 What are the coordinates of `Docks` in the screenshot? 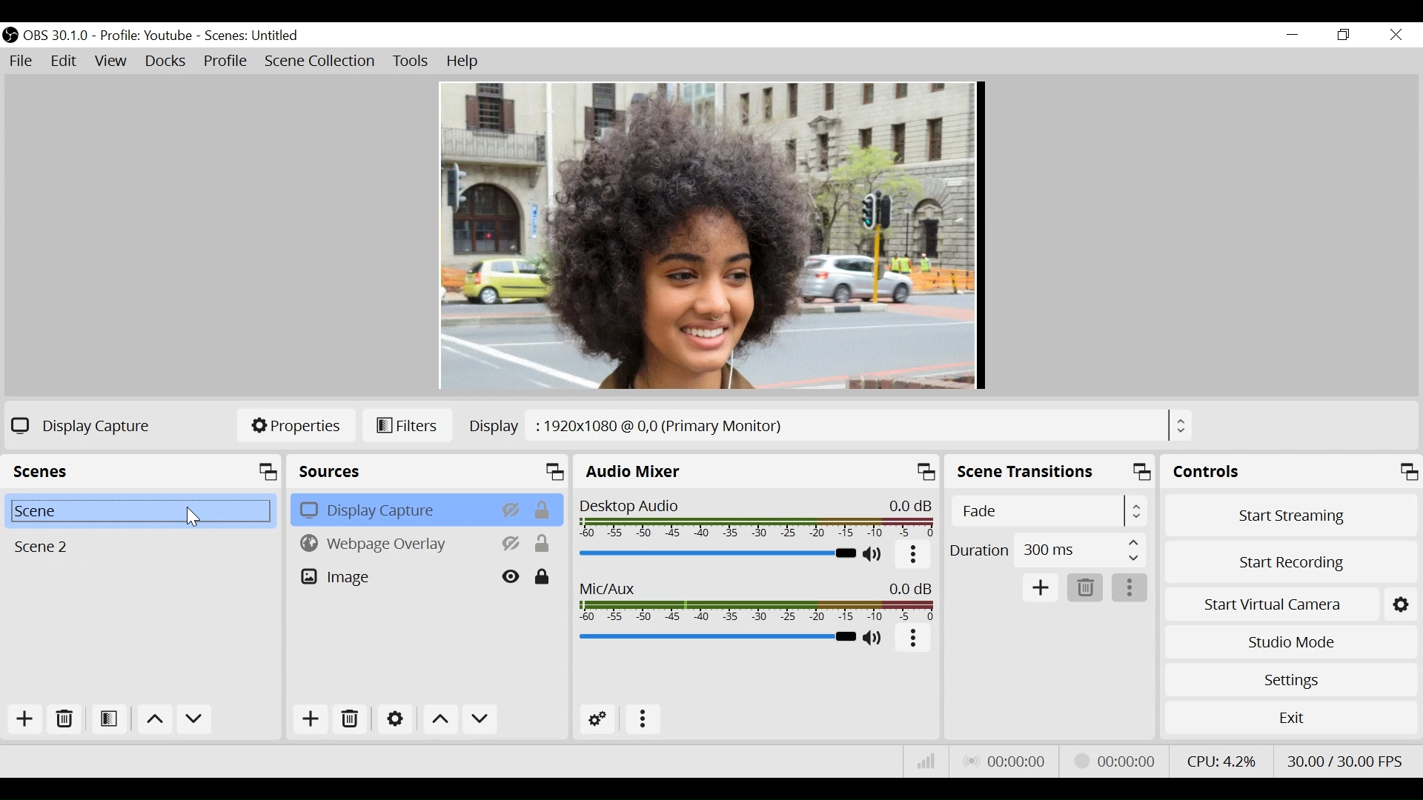 It's located at (167, 61).